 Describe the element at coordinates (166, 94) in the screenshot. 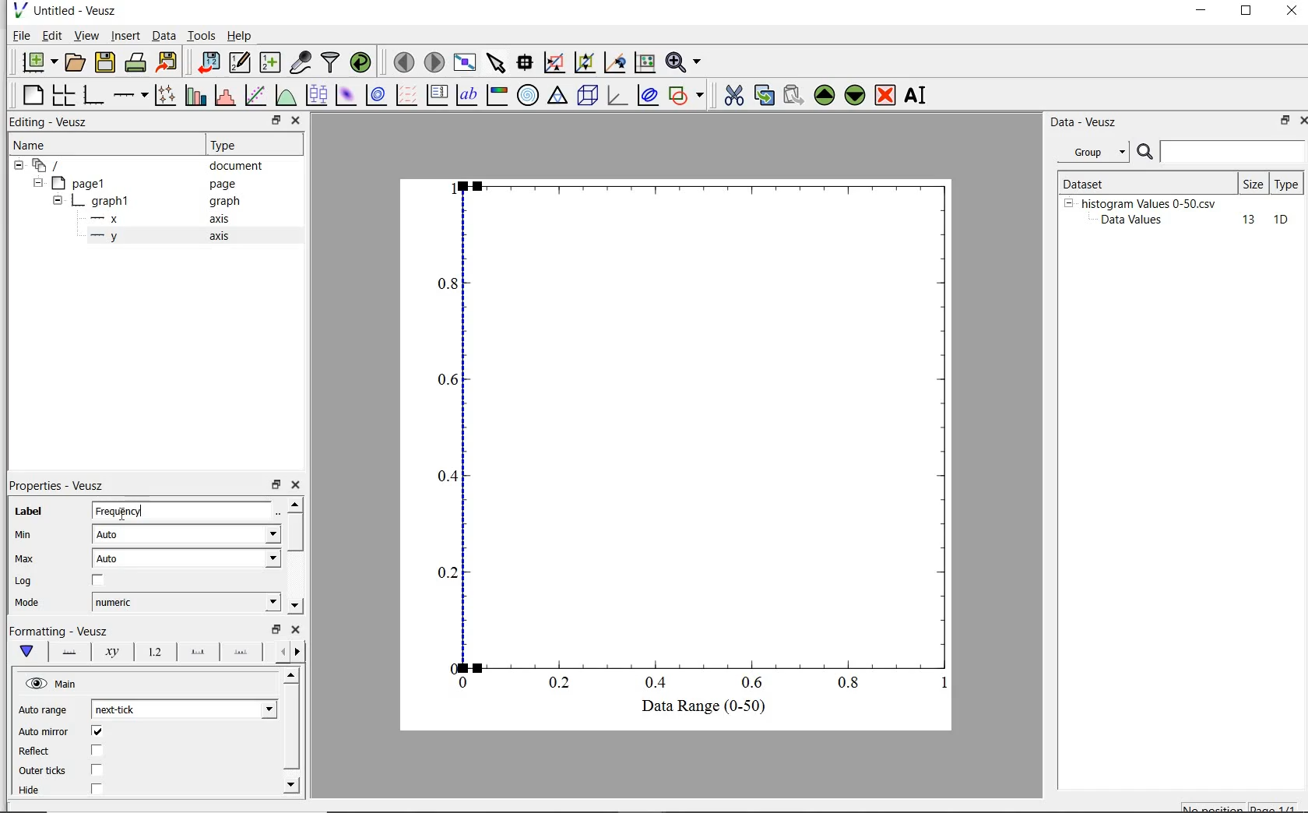

I see `plot points with line and error bars` at that location.